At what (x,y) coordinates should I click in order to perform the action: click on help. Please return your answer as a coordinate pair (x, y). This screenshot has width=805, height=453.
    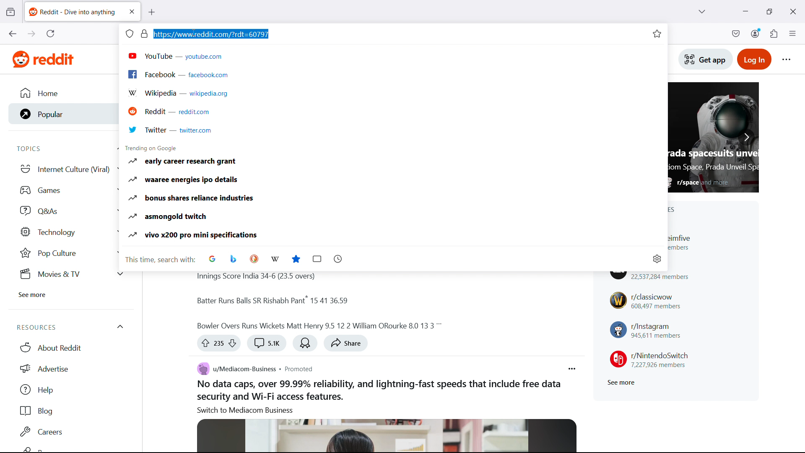
    Looking at the image, I should click on (70, 390).